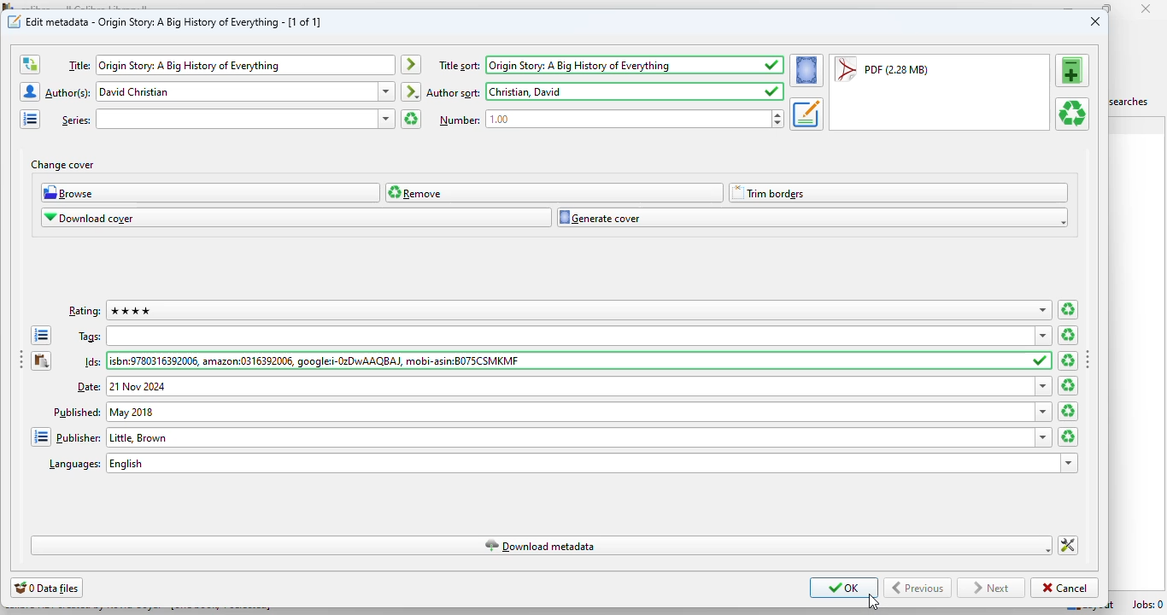 The image size is (1167, 615). Describe the element at coordinates (460, 120) in the screenshot. I see `text` at that location.